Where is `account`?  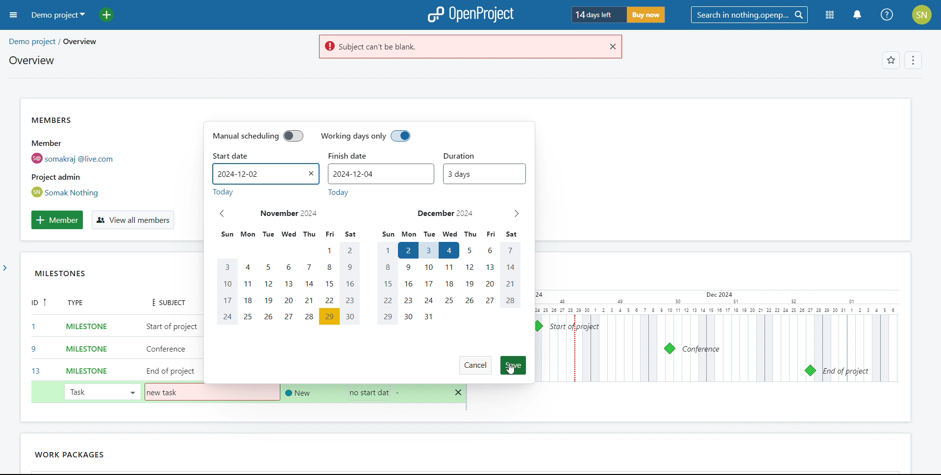
account is located at coordinates (922, 15).